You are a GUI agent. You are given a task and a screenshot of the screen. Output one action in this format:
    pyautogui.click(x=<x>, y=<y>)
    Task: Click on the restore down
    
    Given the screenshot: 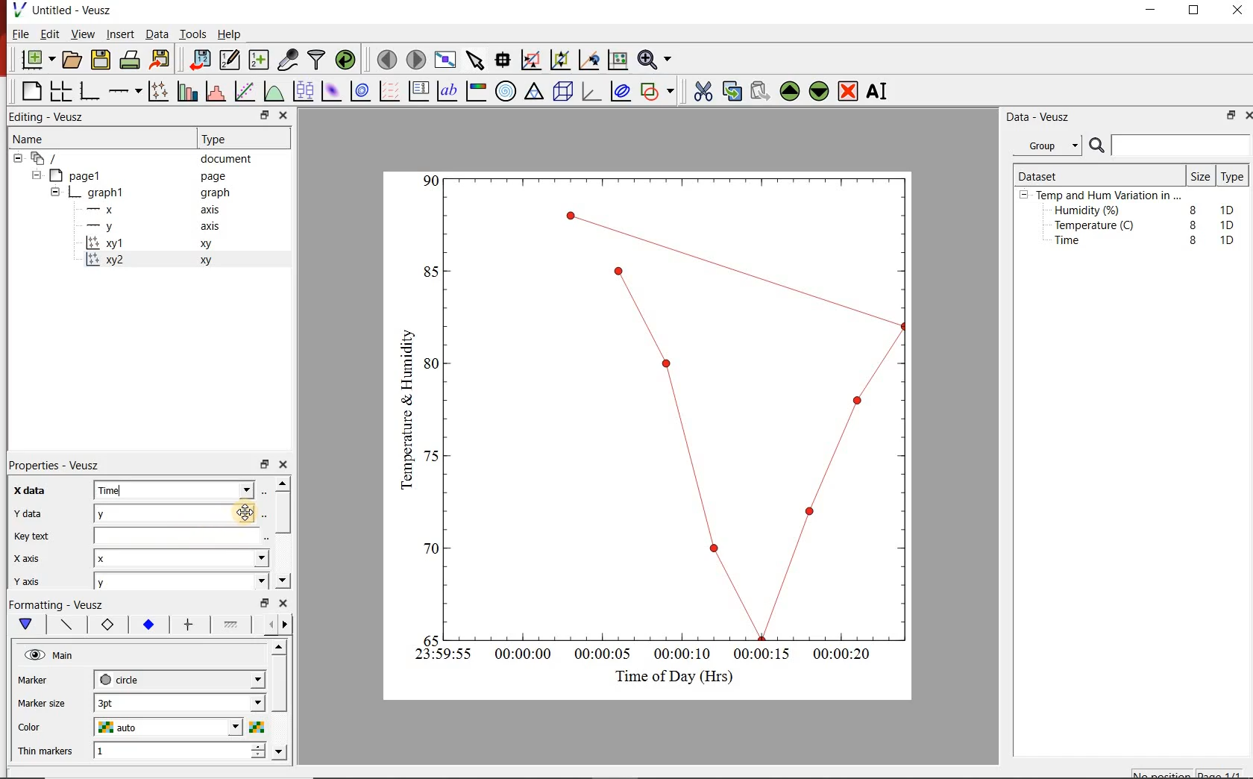 What is the action you would take?
    pyautogui.click(x=263, y=465)
    